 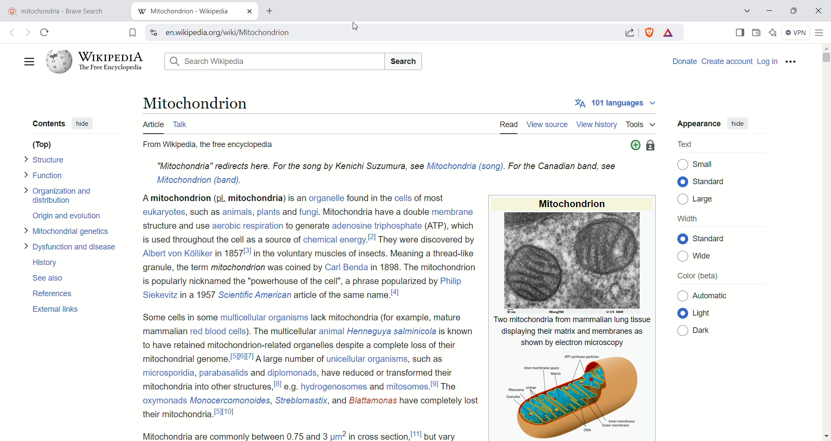 I want to click on new tab, so click(x=183, y=12).